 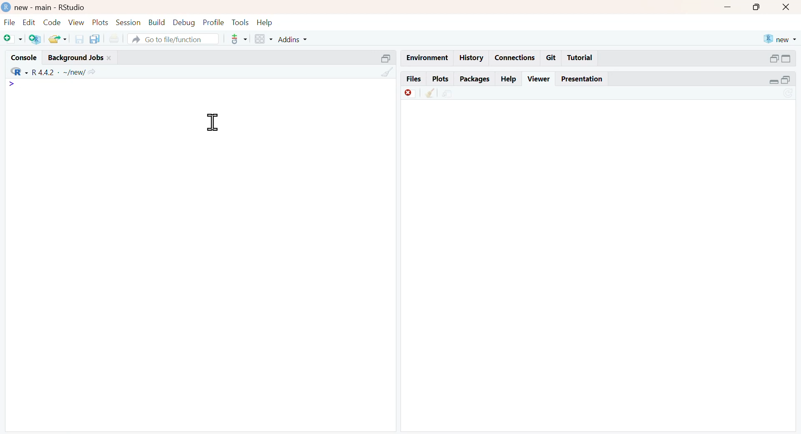 What do you see at coordinates (58, 38) in the screenshot?
I see `Open file` at bounding box center [58, 38].